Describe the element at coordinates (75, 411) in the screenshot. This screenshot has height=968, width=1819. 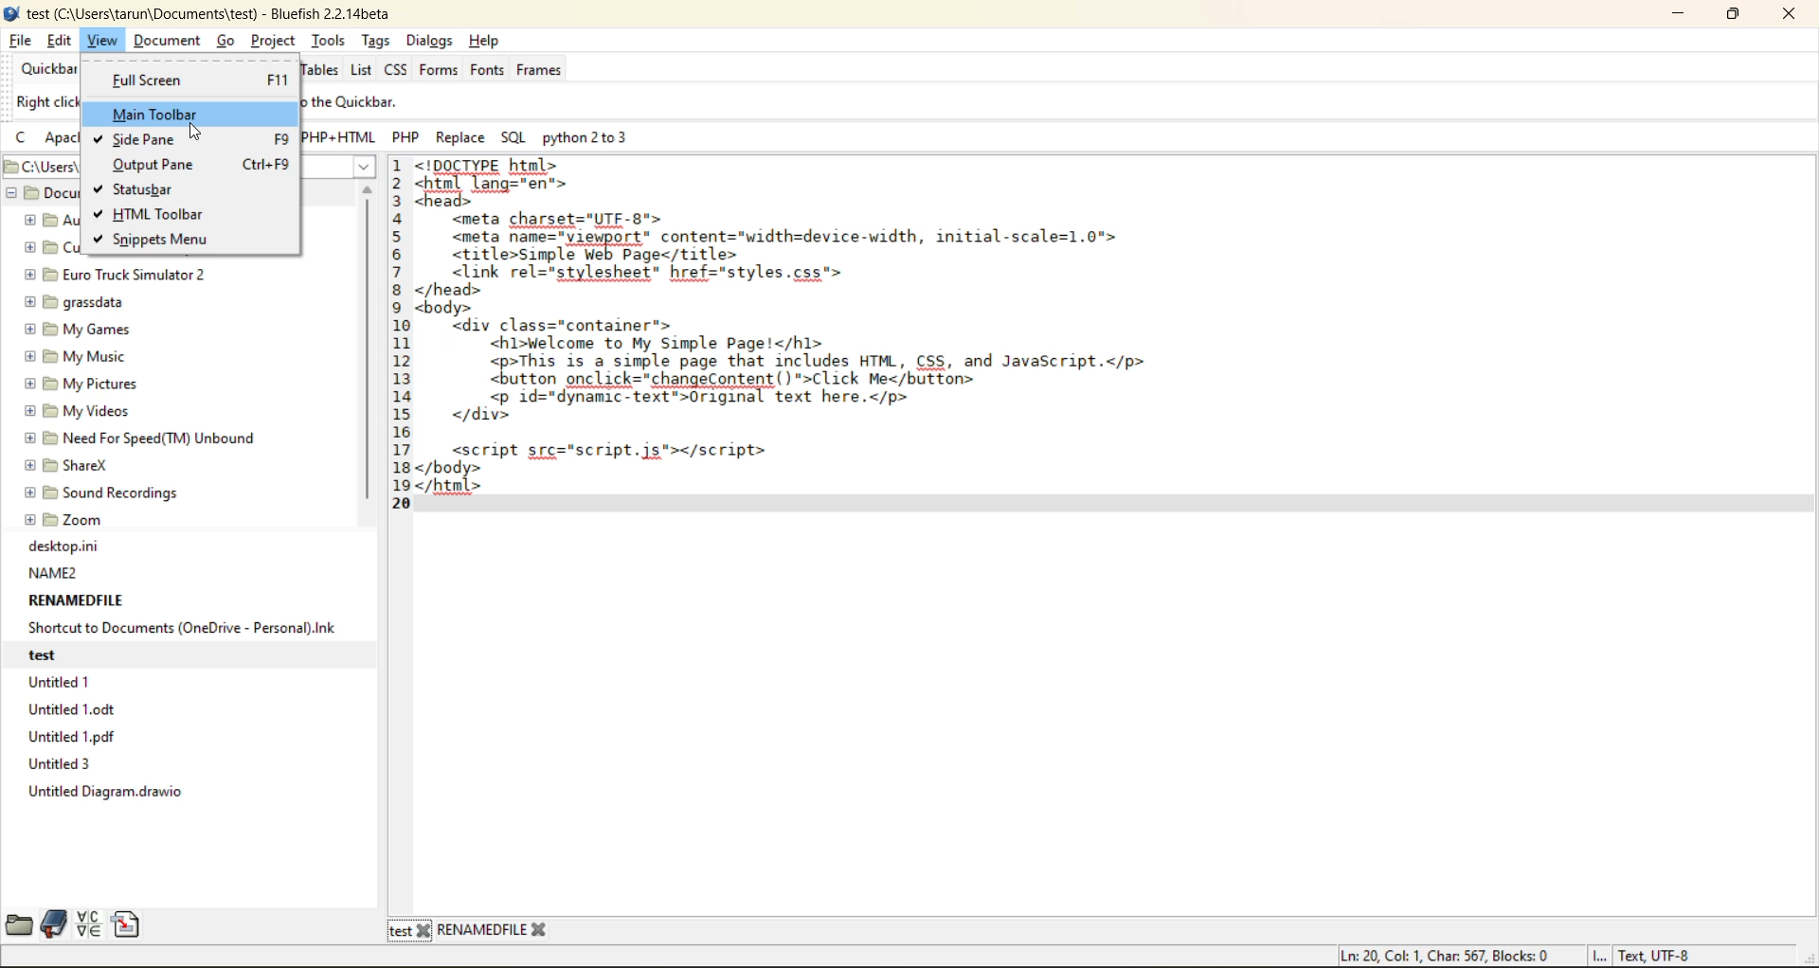
I see `® 3 My Videos` at that location.